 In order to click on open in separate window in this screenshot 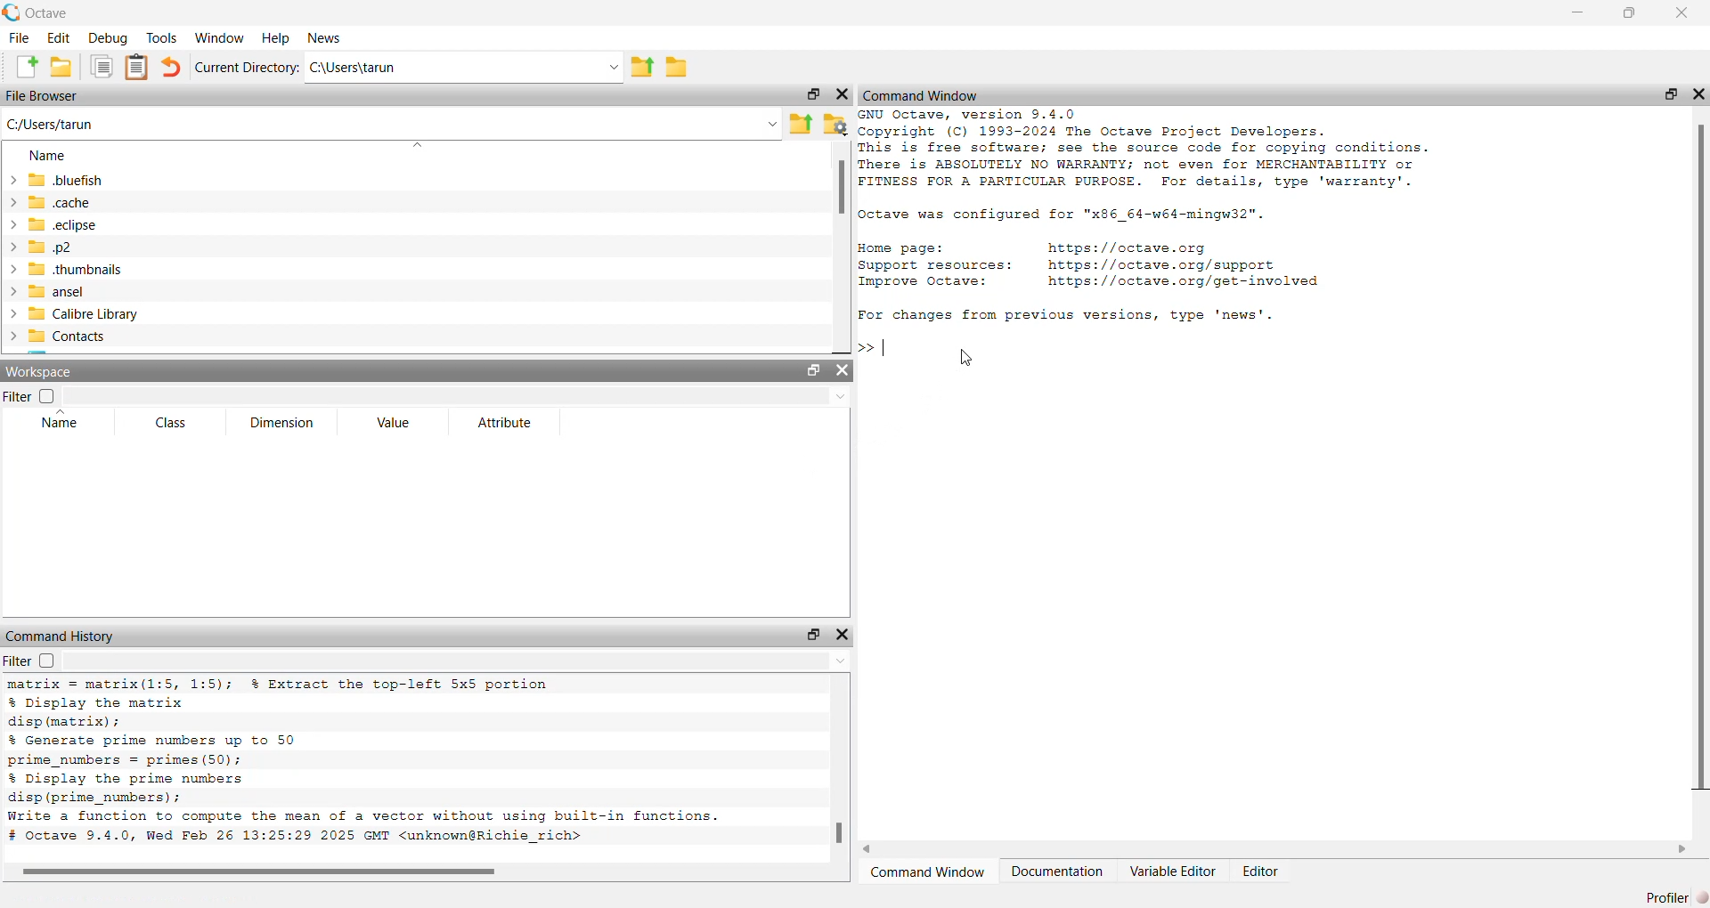, I will do `click(812, 369)`.